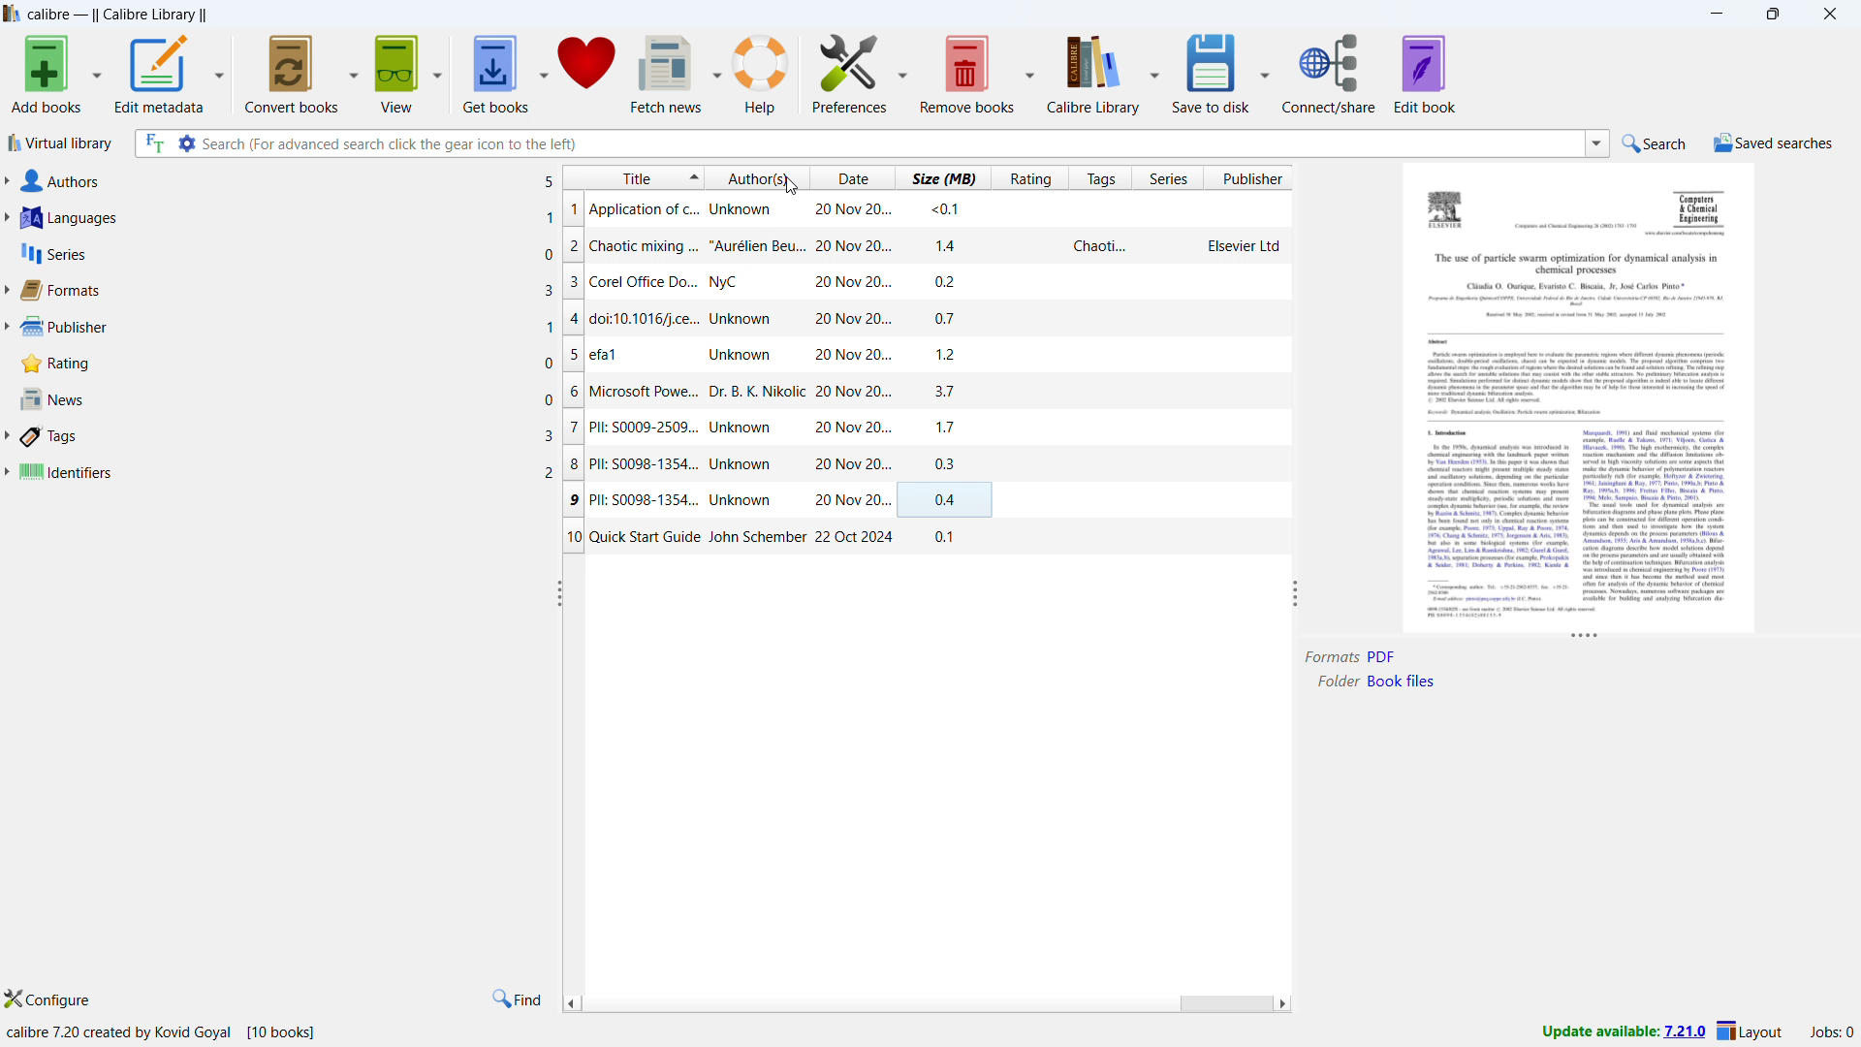 This screenshot has height=1047, width=1861. I want to click on preferences, so click(850, 70).